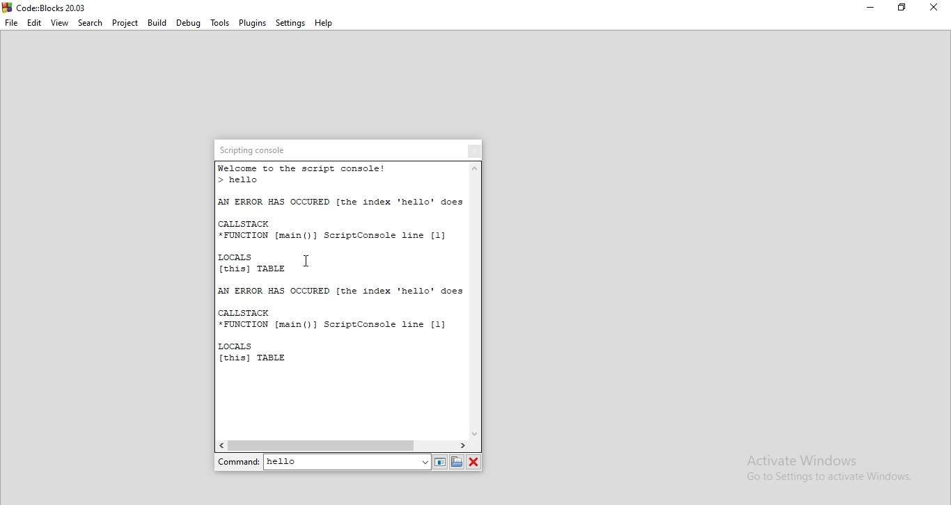 The height and width of the screenshot is (505, 951). What do you see at coordinates (934, 8) in the screenshot?
I see `close` at bounding box center [934, 8].